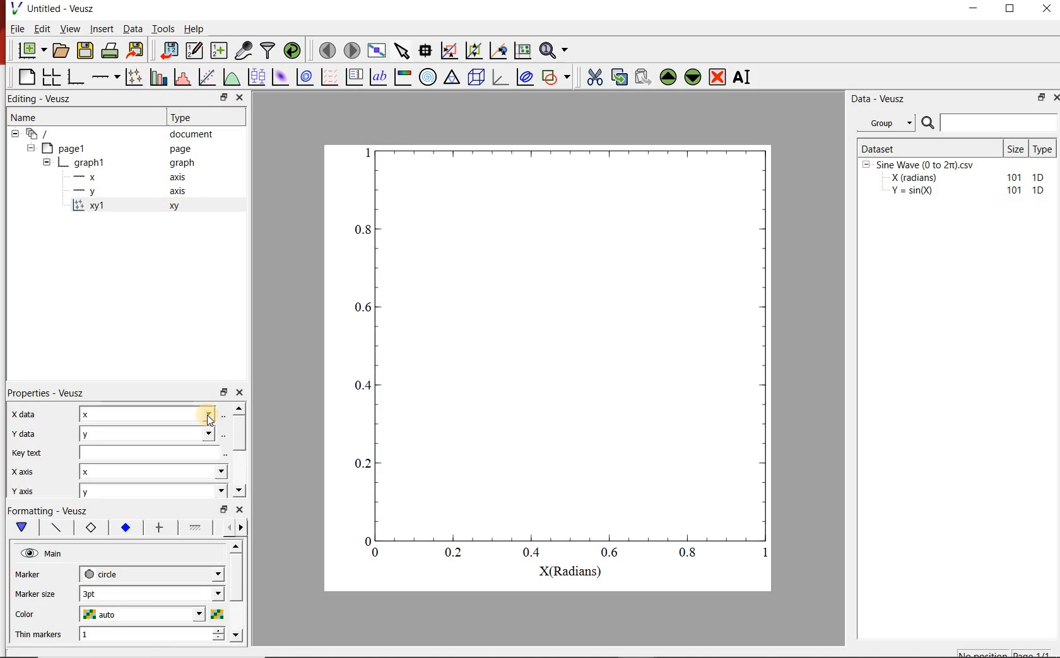  What do you see at coordinates (32, 51) in the screenshot?
I see `new document` at bounding box center [32, 51].